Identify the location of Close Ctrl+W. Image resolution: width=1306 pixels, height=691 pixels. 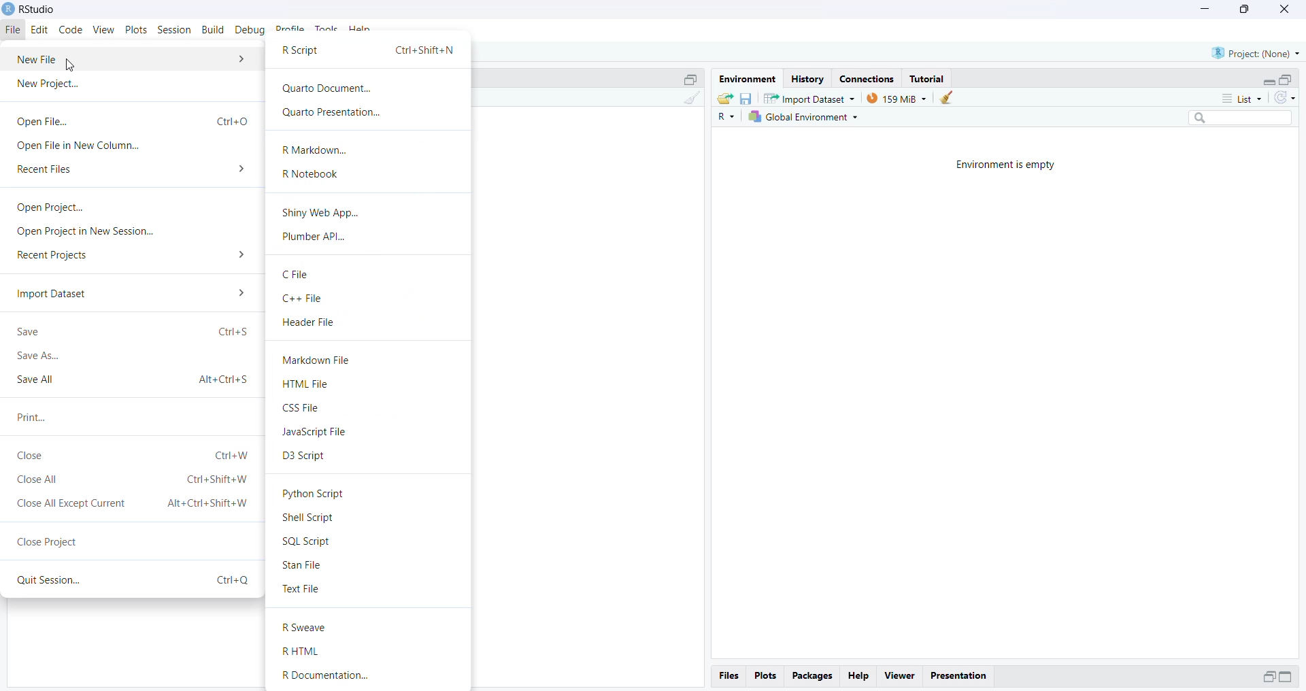
(133, 456).